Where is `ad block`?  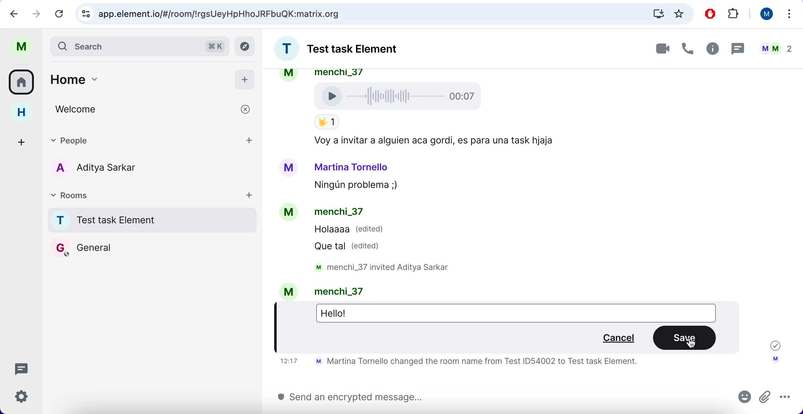
ad block is located at coordinates (711, 13).